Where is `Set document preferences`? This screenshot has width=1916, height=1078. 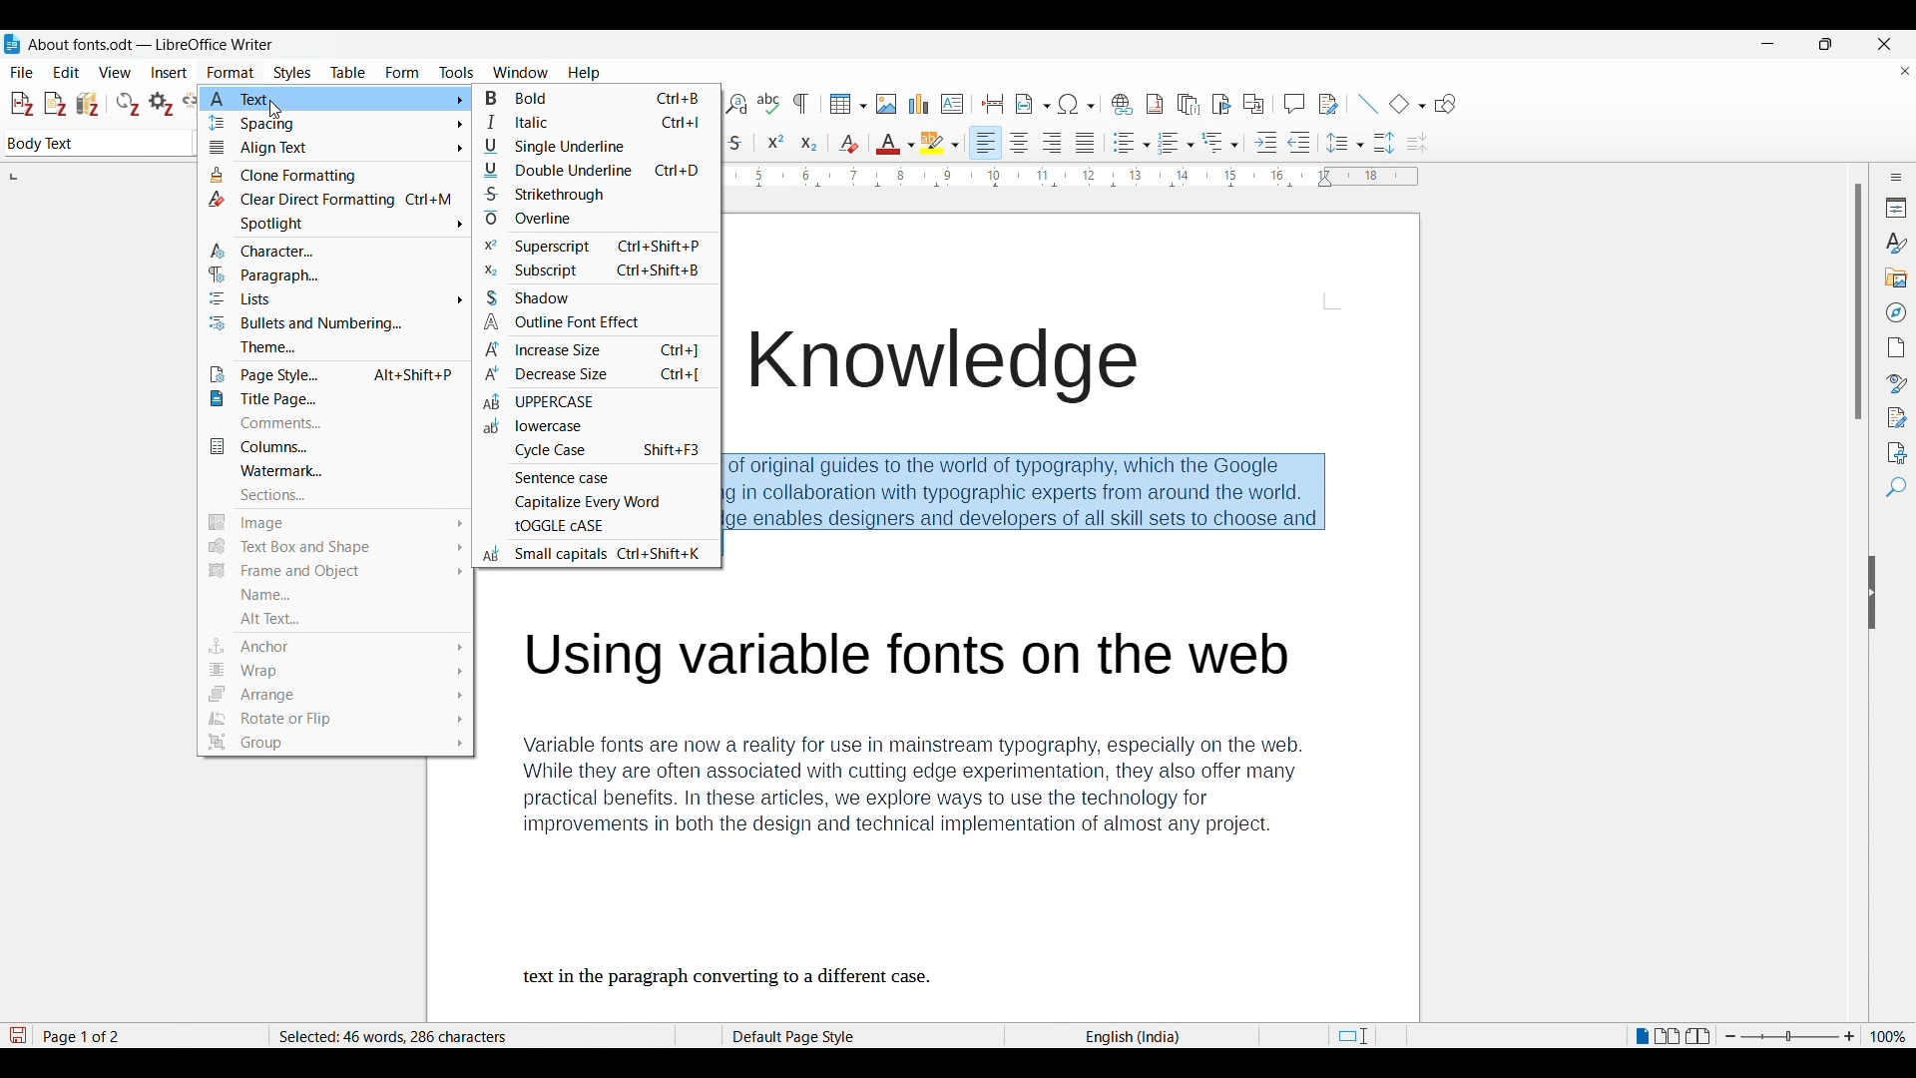
Set document preferences is located at coordinates (161, 104).